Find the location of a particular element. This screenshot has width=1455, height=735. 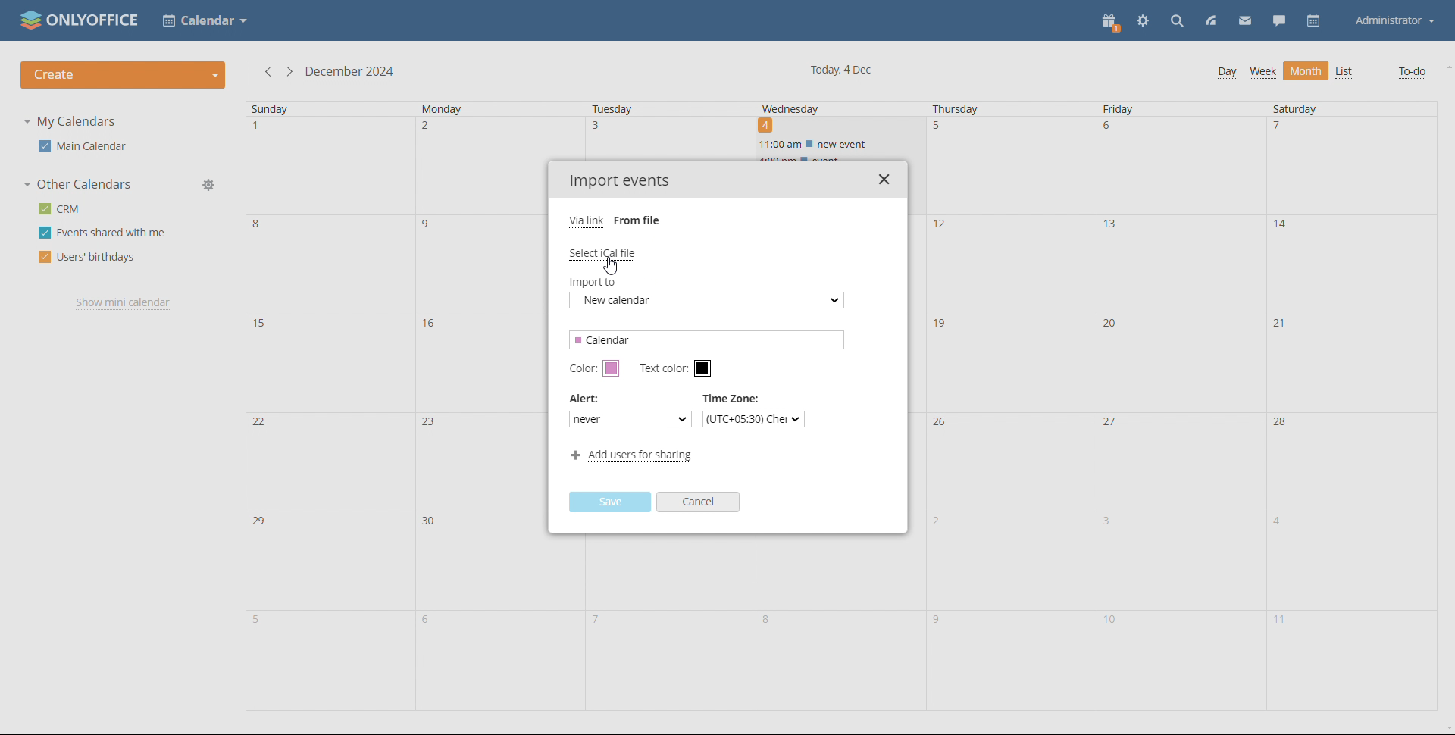

calendar name is located at coordinates (710, 339).